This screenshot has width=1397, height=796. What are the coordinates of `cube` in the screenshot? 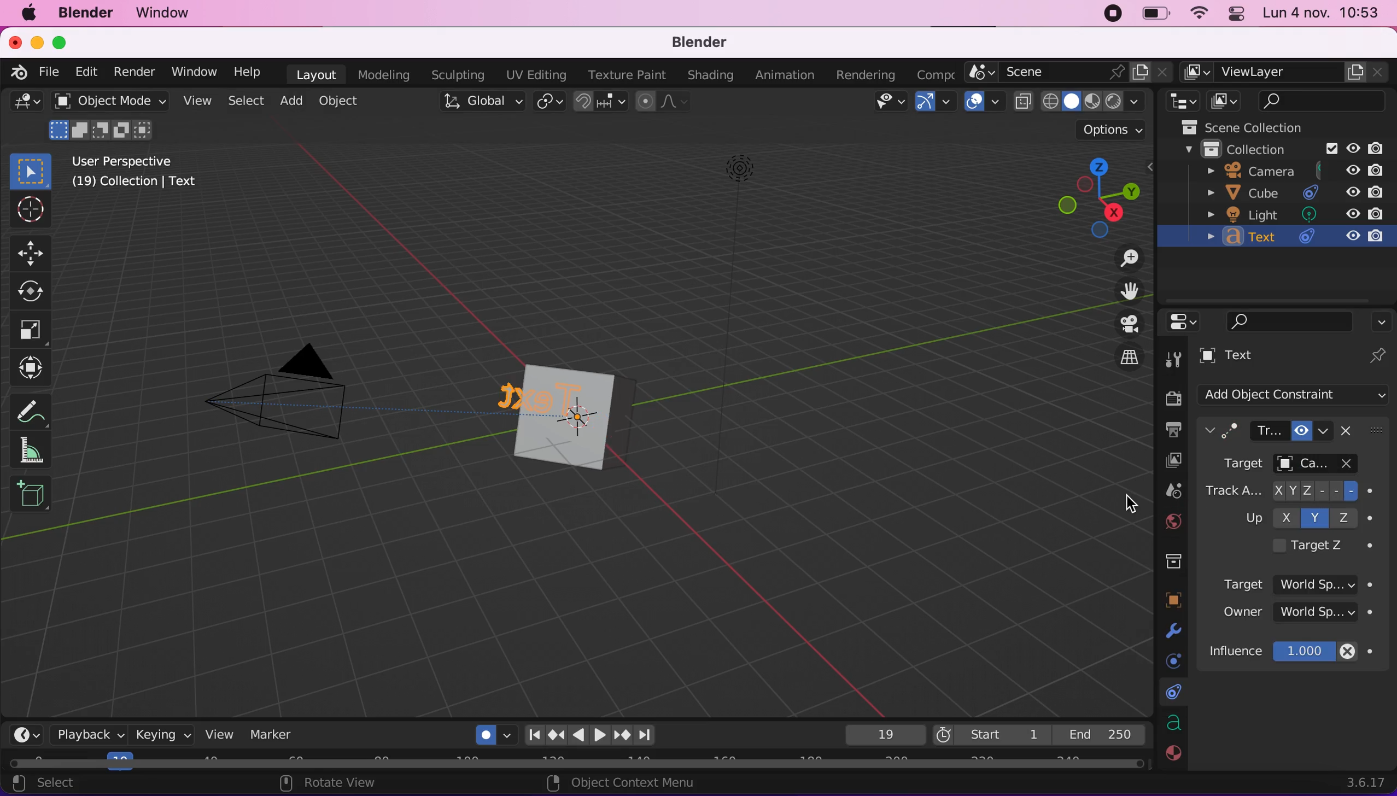 It's located at (563, 446).